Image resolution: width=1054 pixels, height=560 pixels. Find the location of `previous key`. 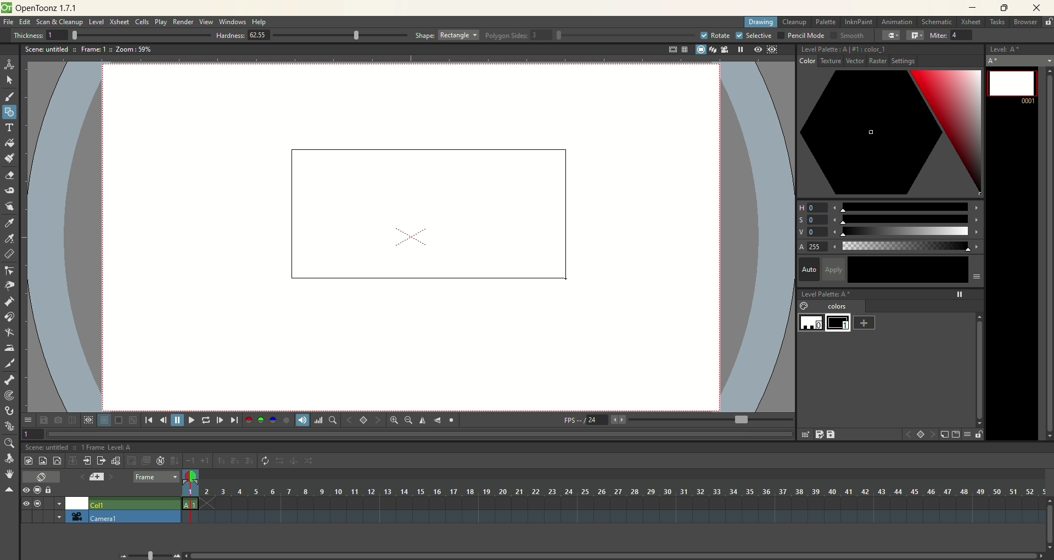

previous key is located at coordinates (350, 420).